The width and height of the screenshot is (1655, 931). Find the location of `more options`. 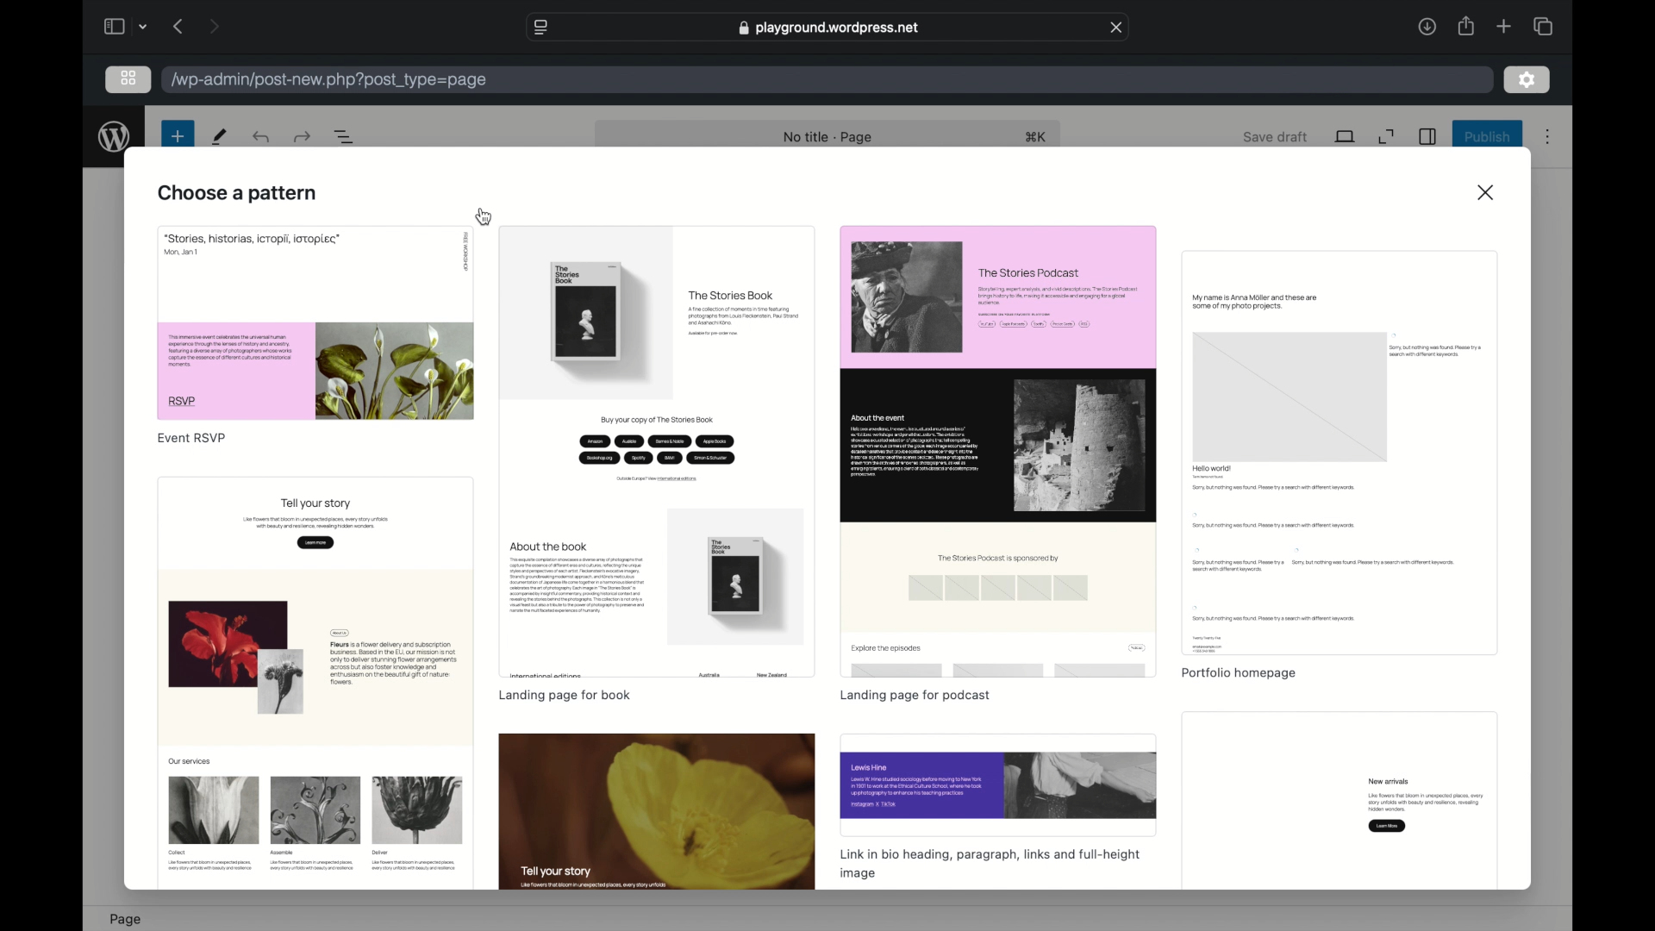

more options is located at coordinates (1548, 138).